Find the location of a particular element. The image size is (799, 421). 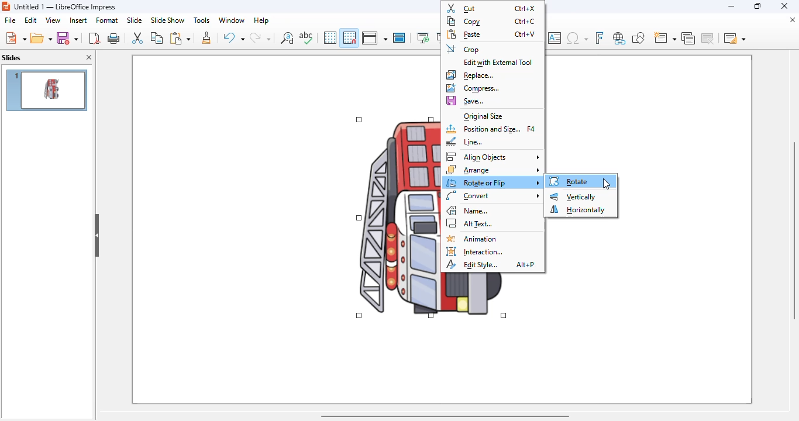

save is located at coordinates (466, 101).